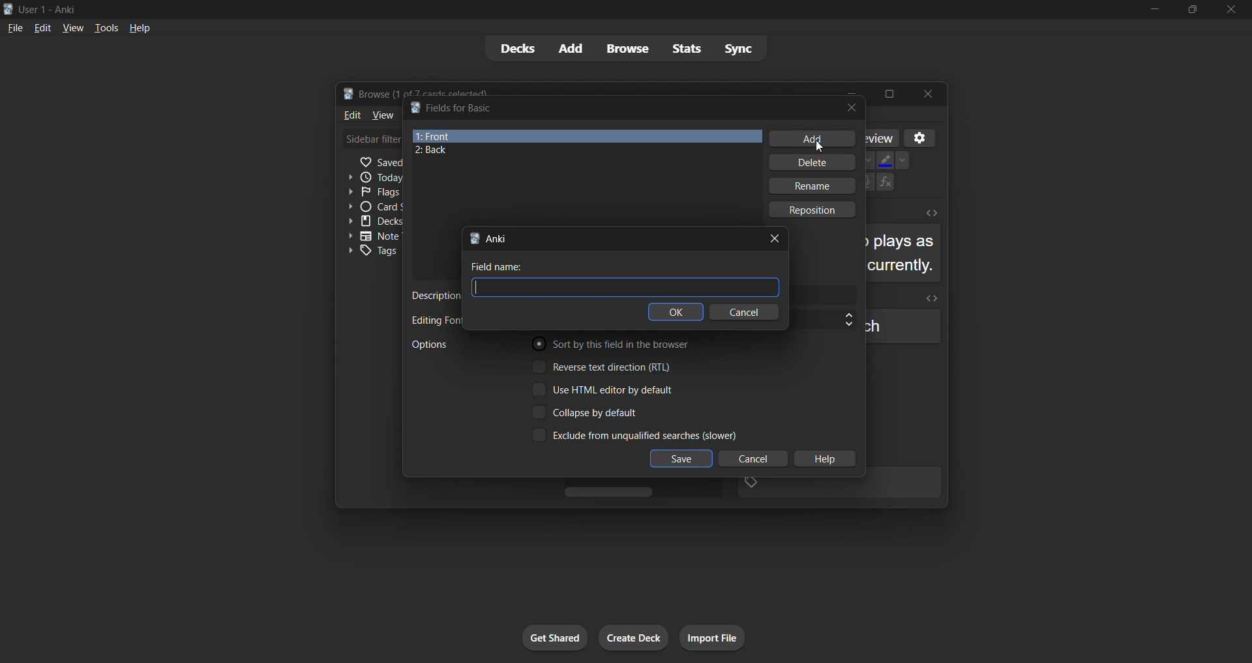  I want to click on cancel, so click(749, 311).